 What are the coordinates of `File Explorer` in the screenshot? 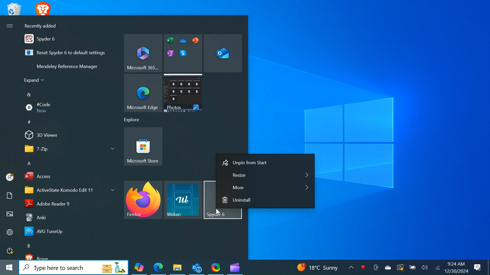 It's located at (177, 267).